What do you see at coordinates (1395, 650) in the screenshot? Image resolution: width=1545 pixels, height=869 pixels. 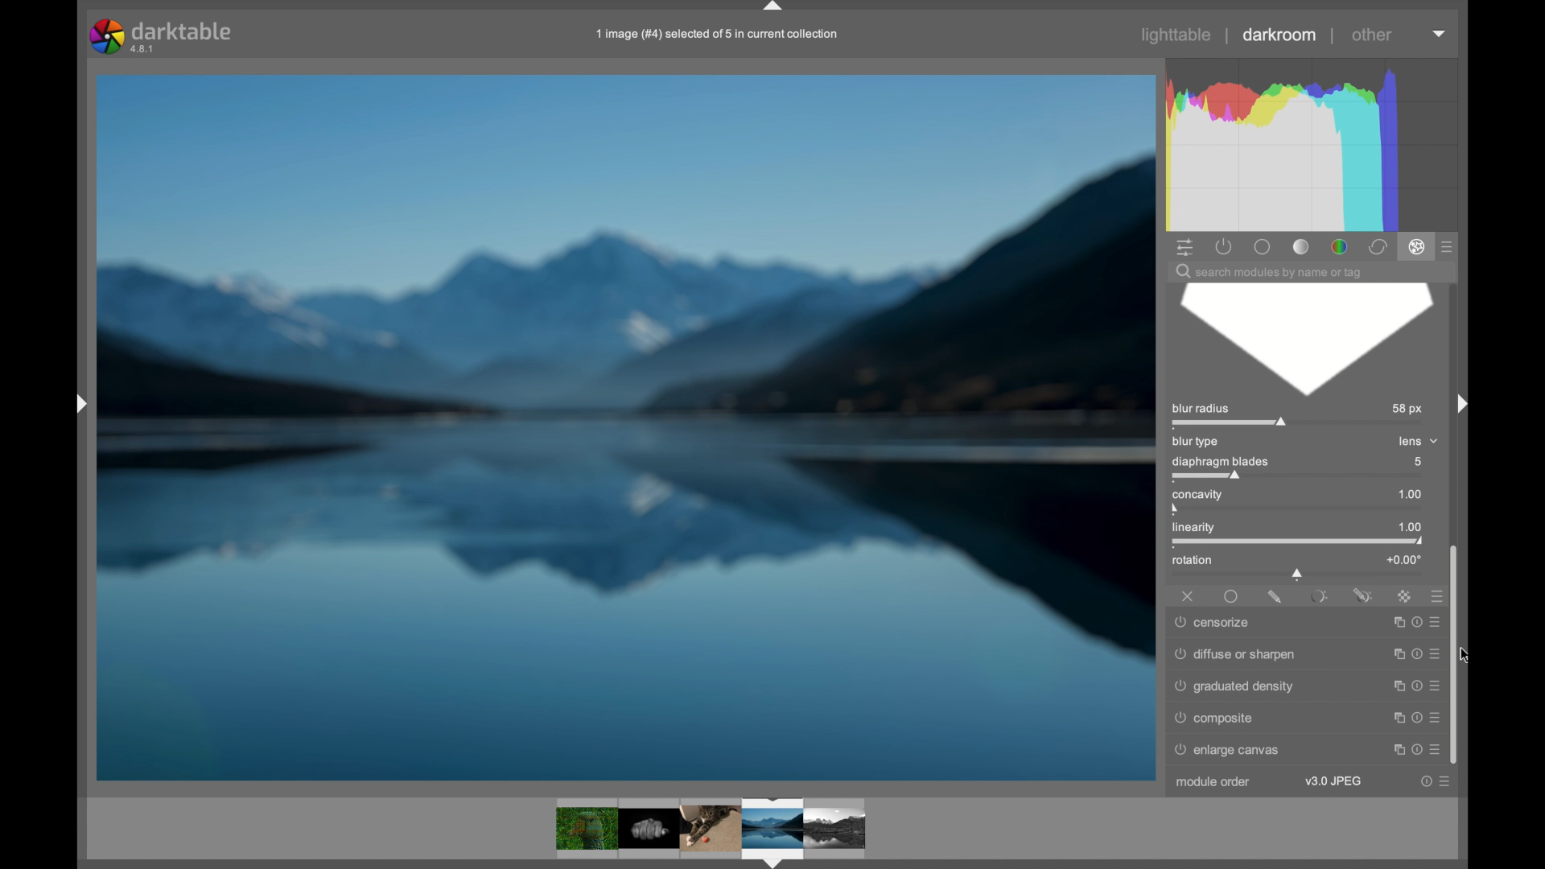 I see `maximize` at bounding box center [1395, 650].